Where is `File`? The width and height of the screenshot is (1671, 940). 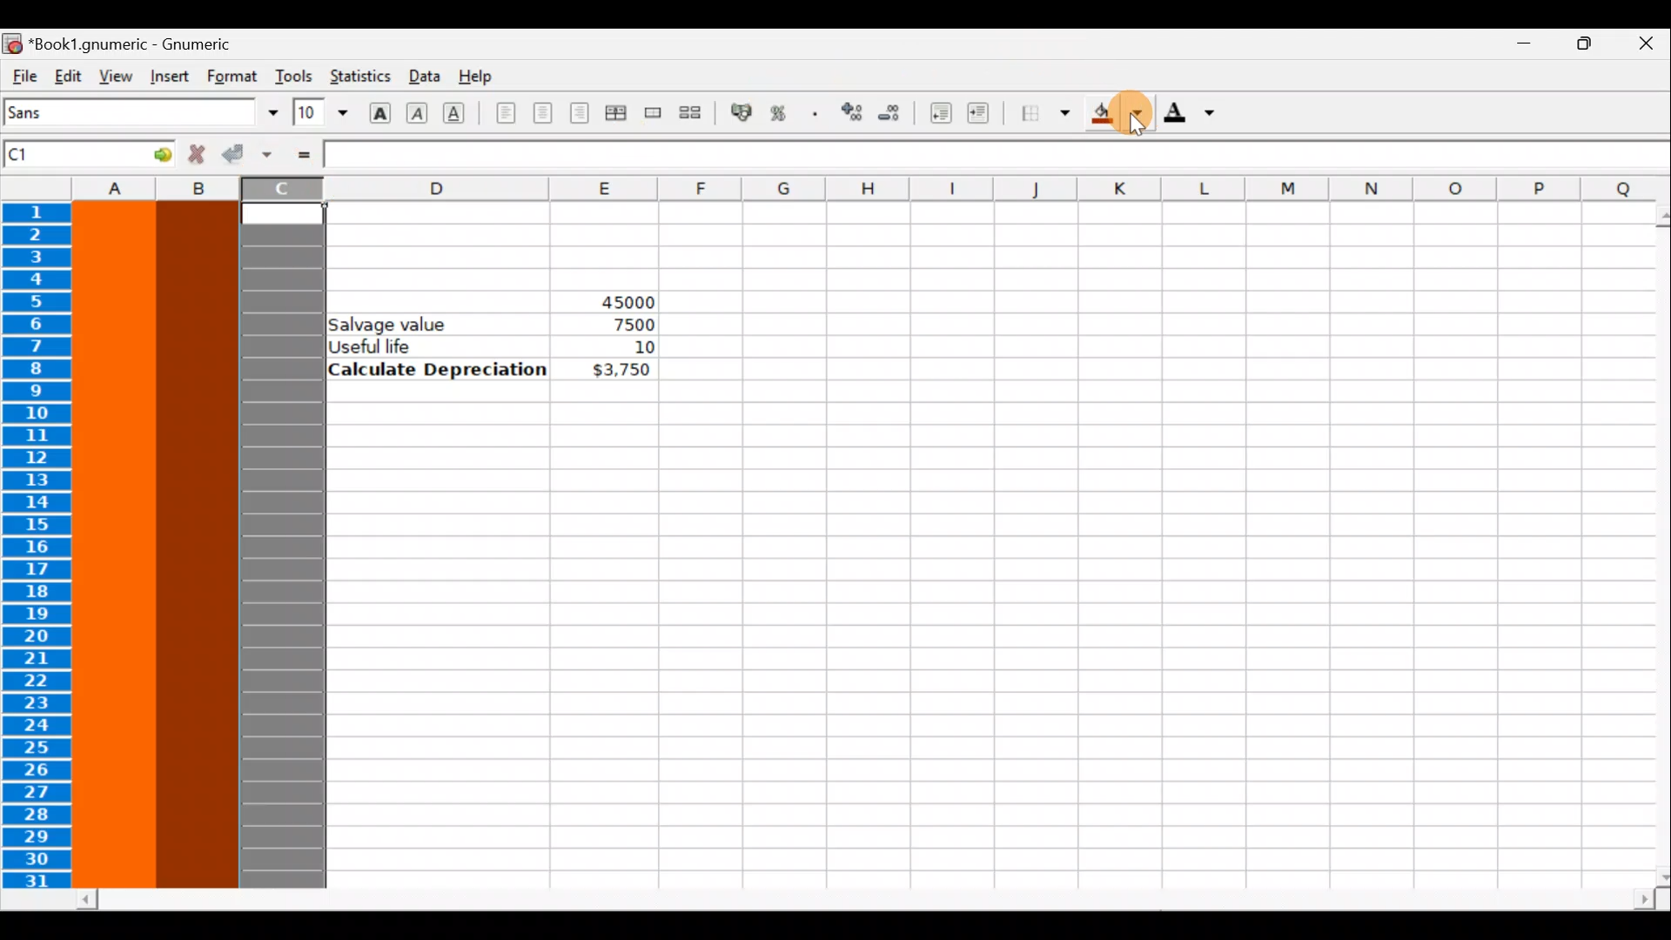
File is located at coordinates (23, 77).